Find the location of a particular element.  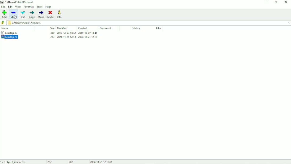

desktop.7z is located at coordinates (14, 37).